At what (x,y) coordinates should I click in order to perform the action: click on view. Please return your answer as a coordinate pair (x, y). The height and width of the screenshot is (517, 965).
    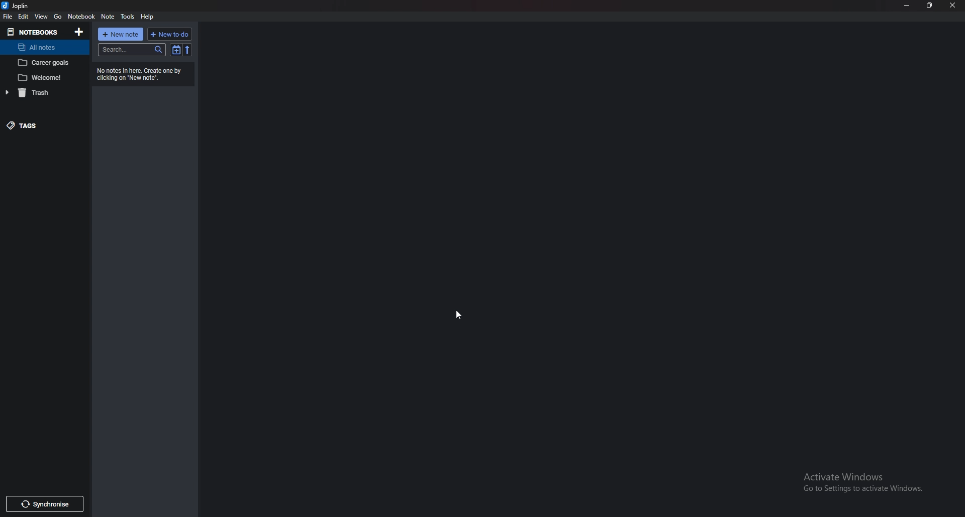
    Looking at the image, I should click on (41, 16).